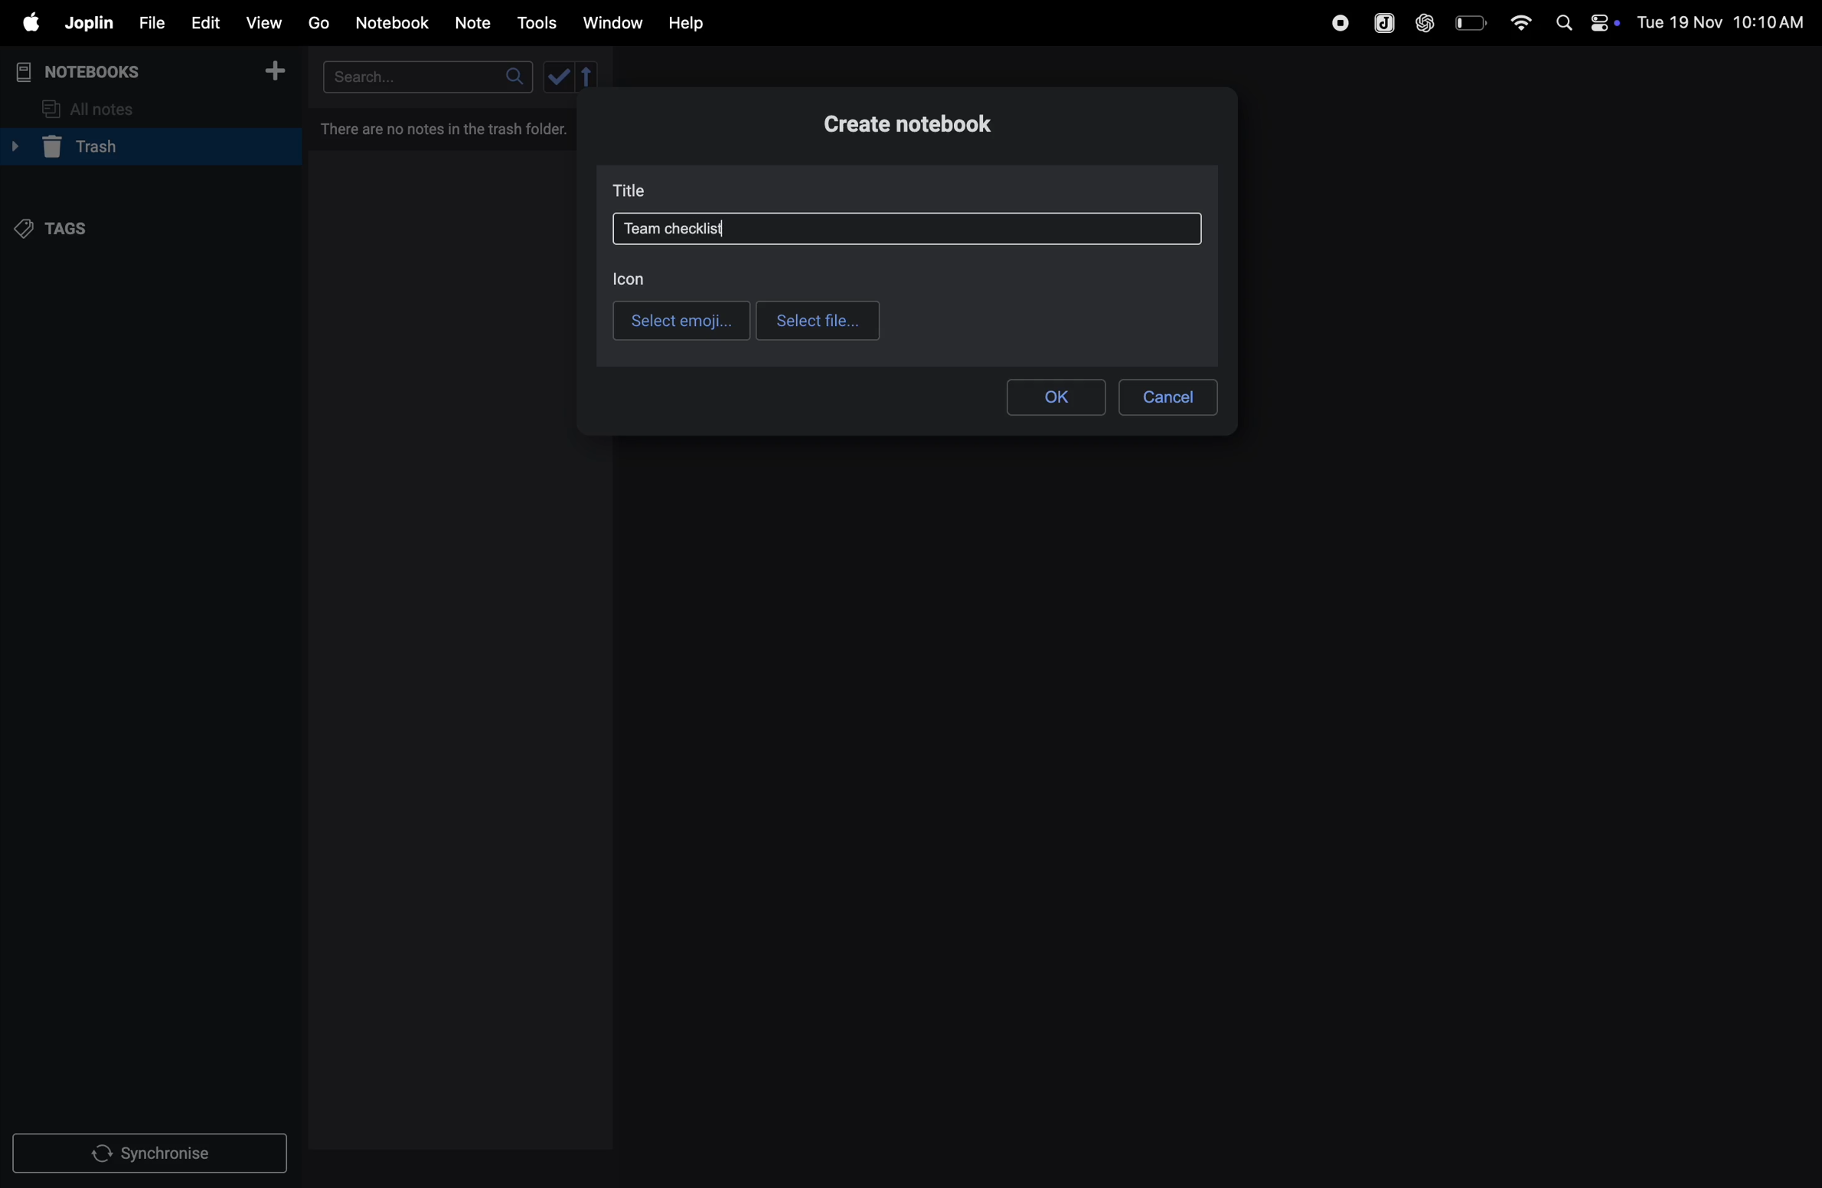  Describe the element at coordinates (423, 76) in the screenshot. I see `search ` at that location.